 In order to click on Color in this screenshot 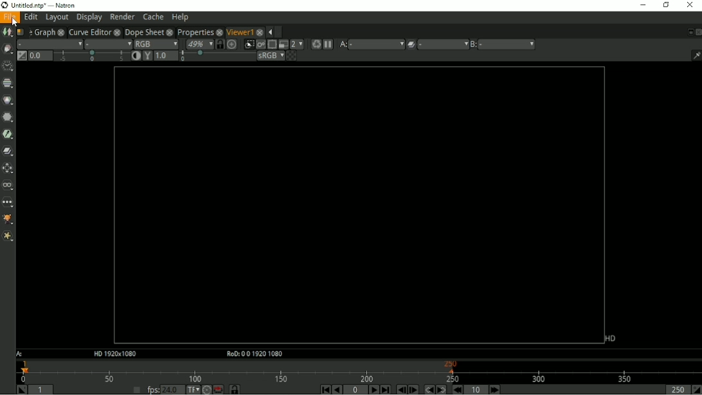, I will do `click(8, 100)`.